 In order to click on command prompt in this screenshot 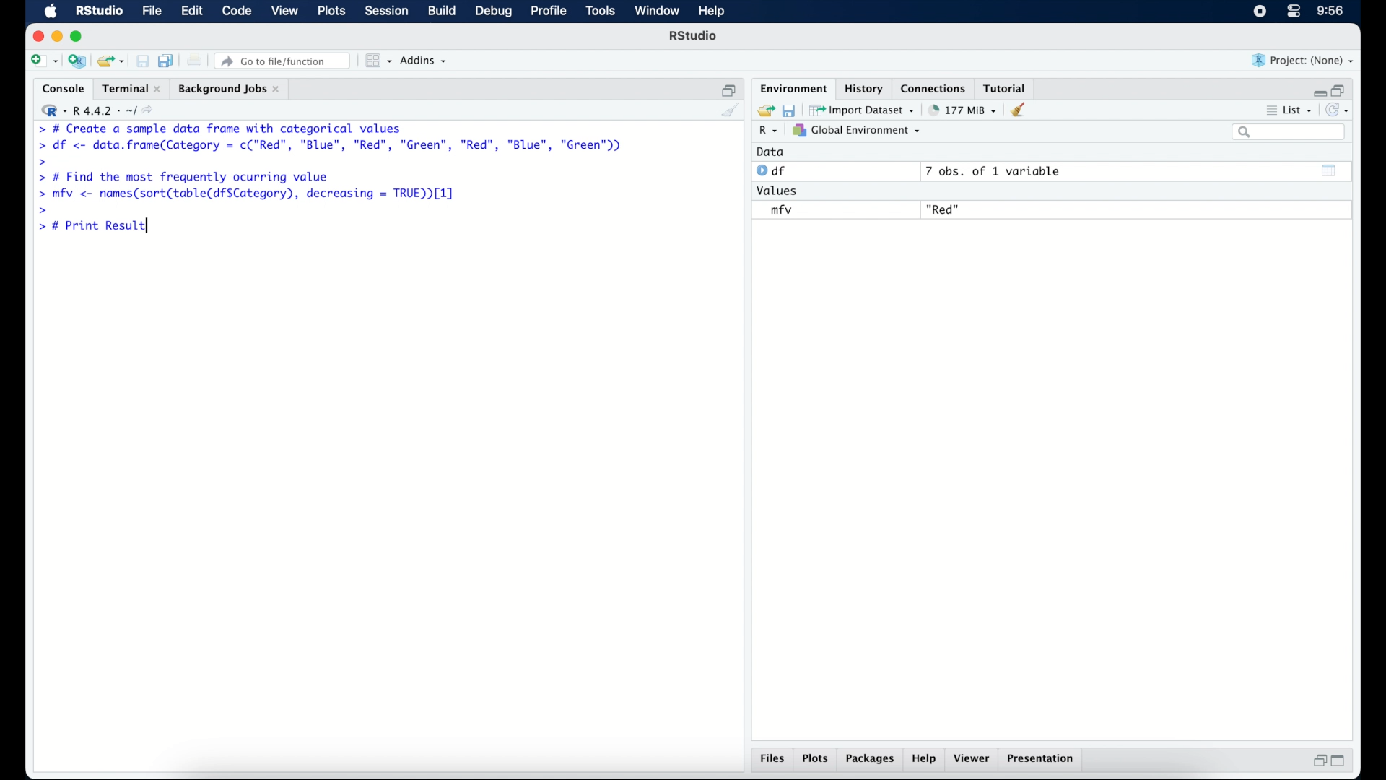, I will do `click(43, 161)`.